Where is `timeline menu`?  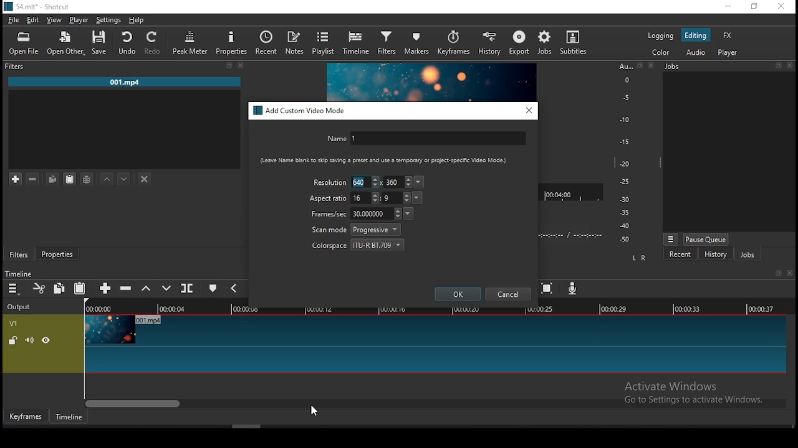
timeline menu is located at coordinates (15, 289).